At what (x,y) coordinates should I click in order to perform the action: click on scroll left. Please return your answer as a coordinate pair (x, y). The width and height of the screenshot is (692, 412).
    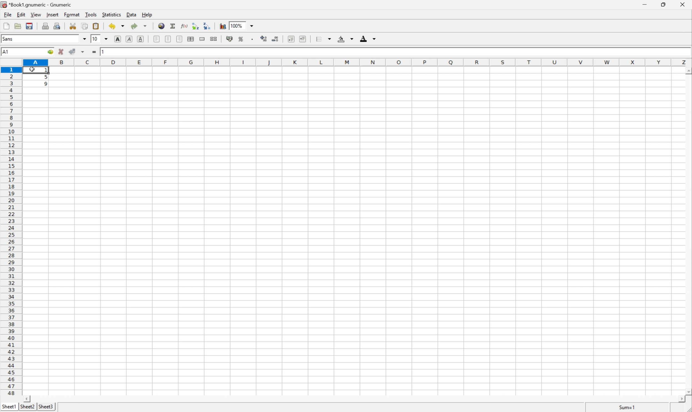
    Looking at the image, I should click on (26, 399).